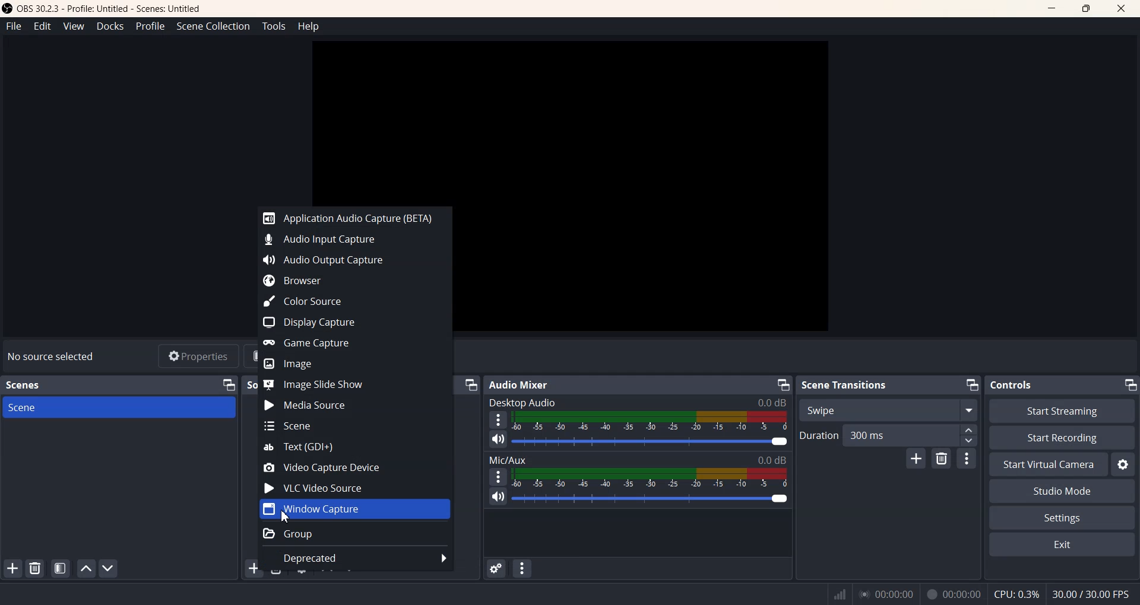 Image resolution: width=1140 pixels, height=605 pixels. What do you see at coordinates (519, 384) in the screenshot?
I see `Audio Mixer` at bounding box center [519, 384].